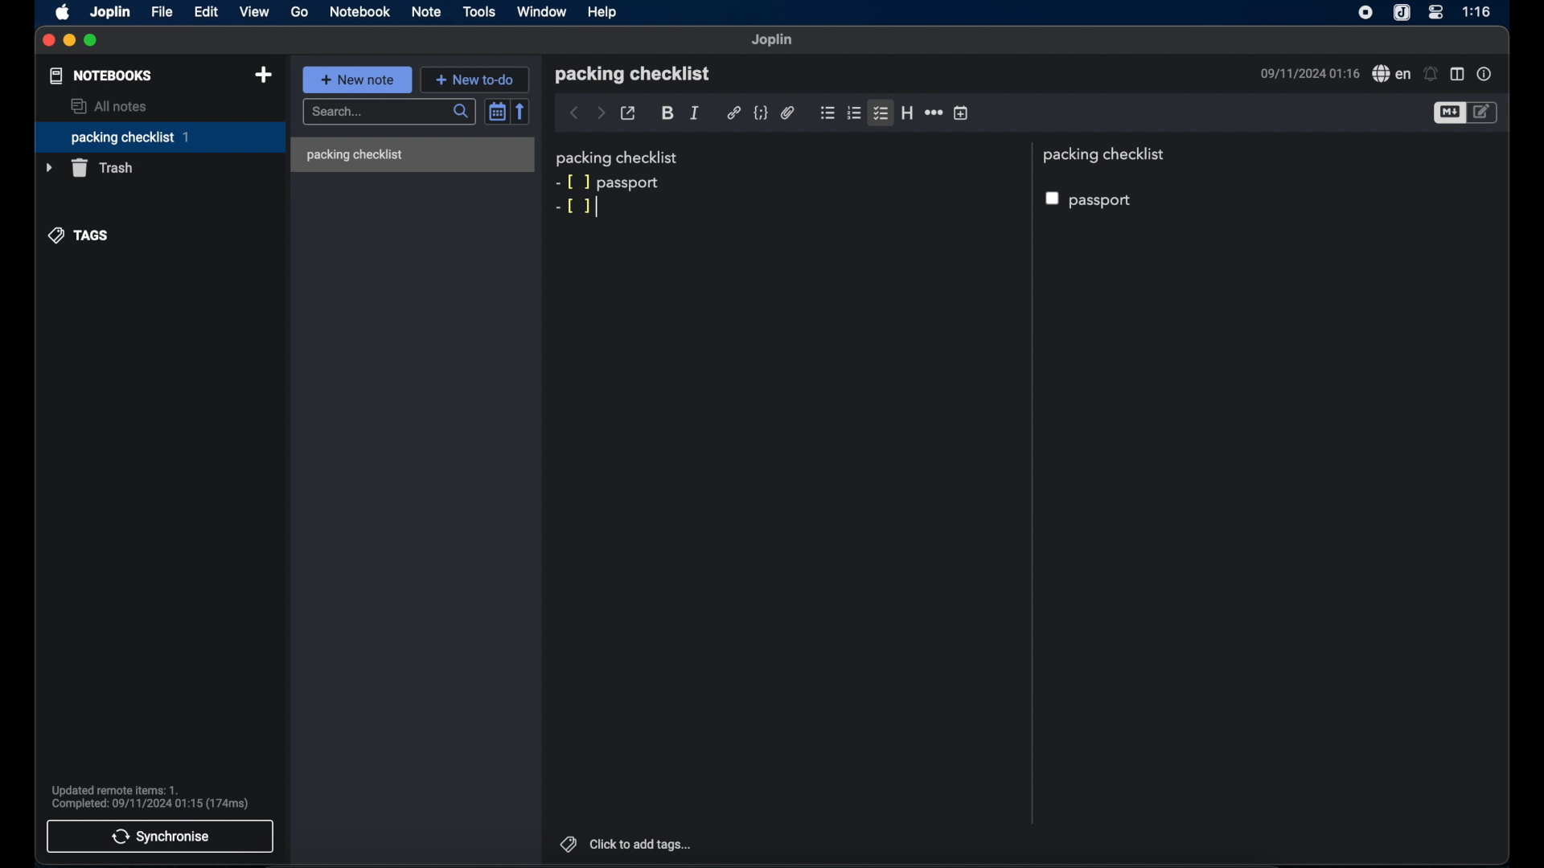 This screenshot has width=1544, height=868. I want to click on code, so click(760, 113).